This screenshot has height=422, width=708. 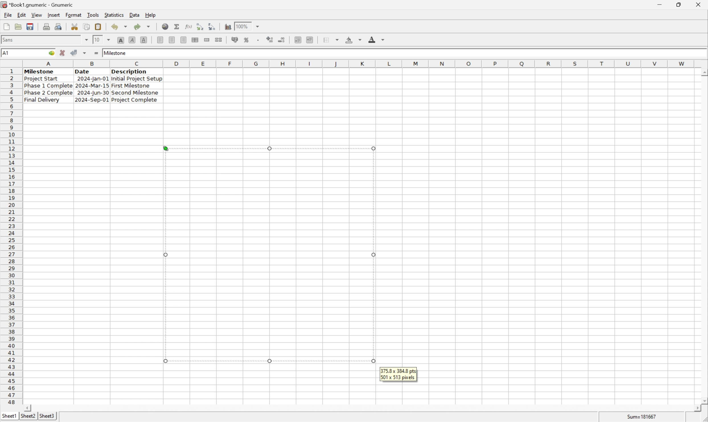 I want to click on edit function in current cell, so click(x=188, y=26).